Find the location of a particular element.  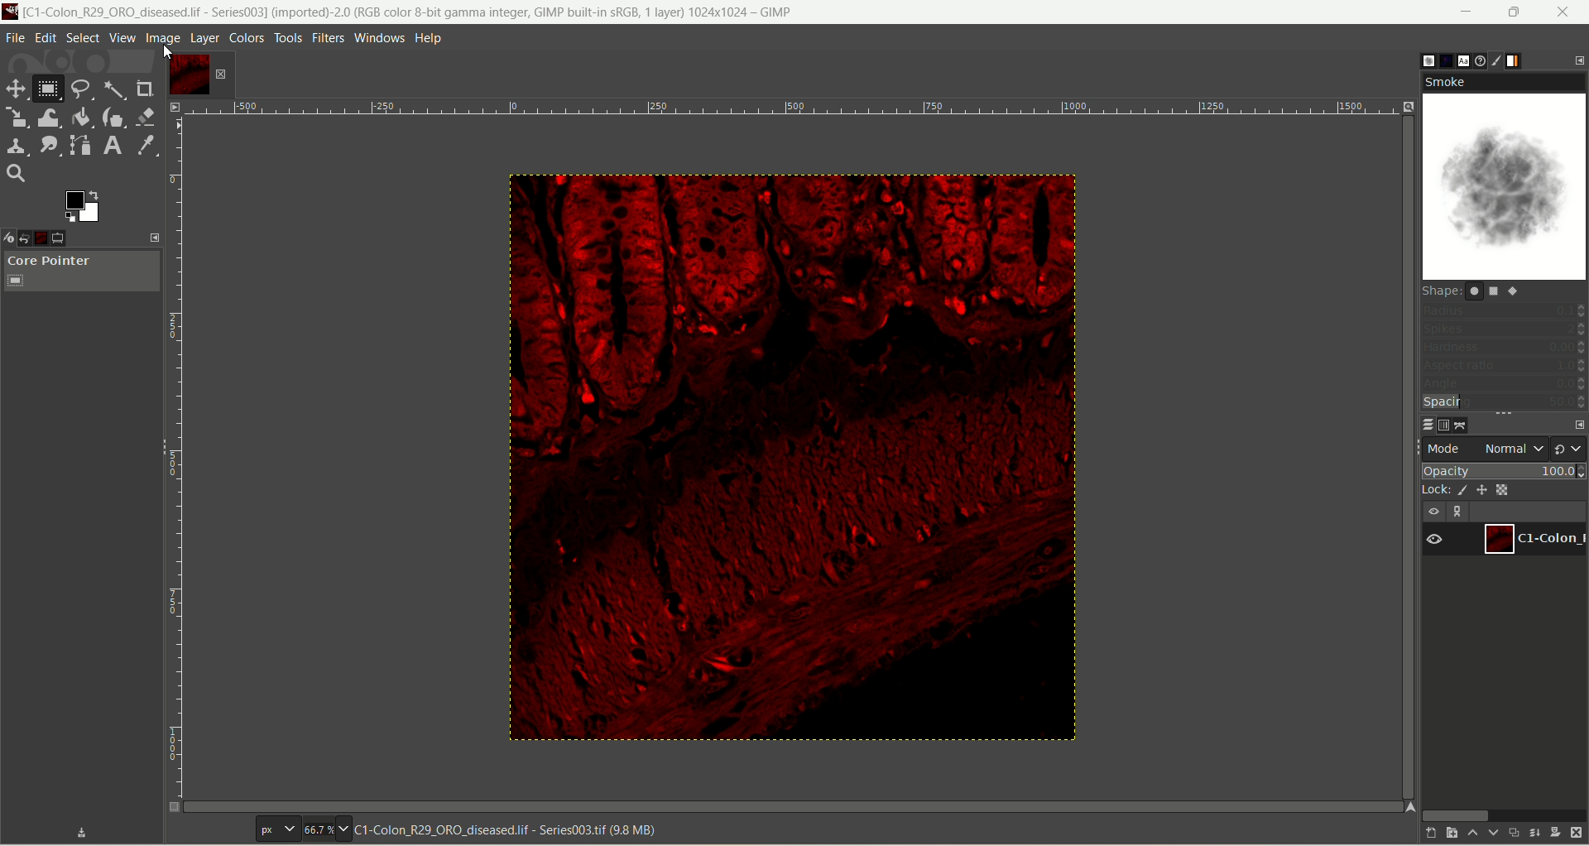

layers is located at coordinates (1428, 425).